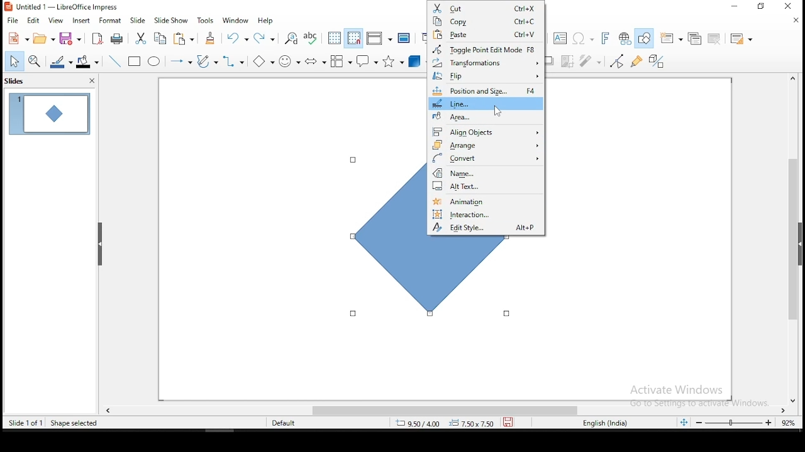  What do you see at coordinates (312, 37) in the screenshot?
I see `spell check` at bounding box center [312, 37].